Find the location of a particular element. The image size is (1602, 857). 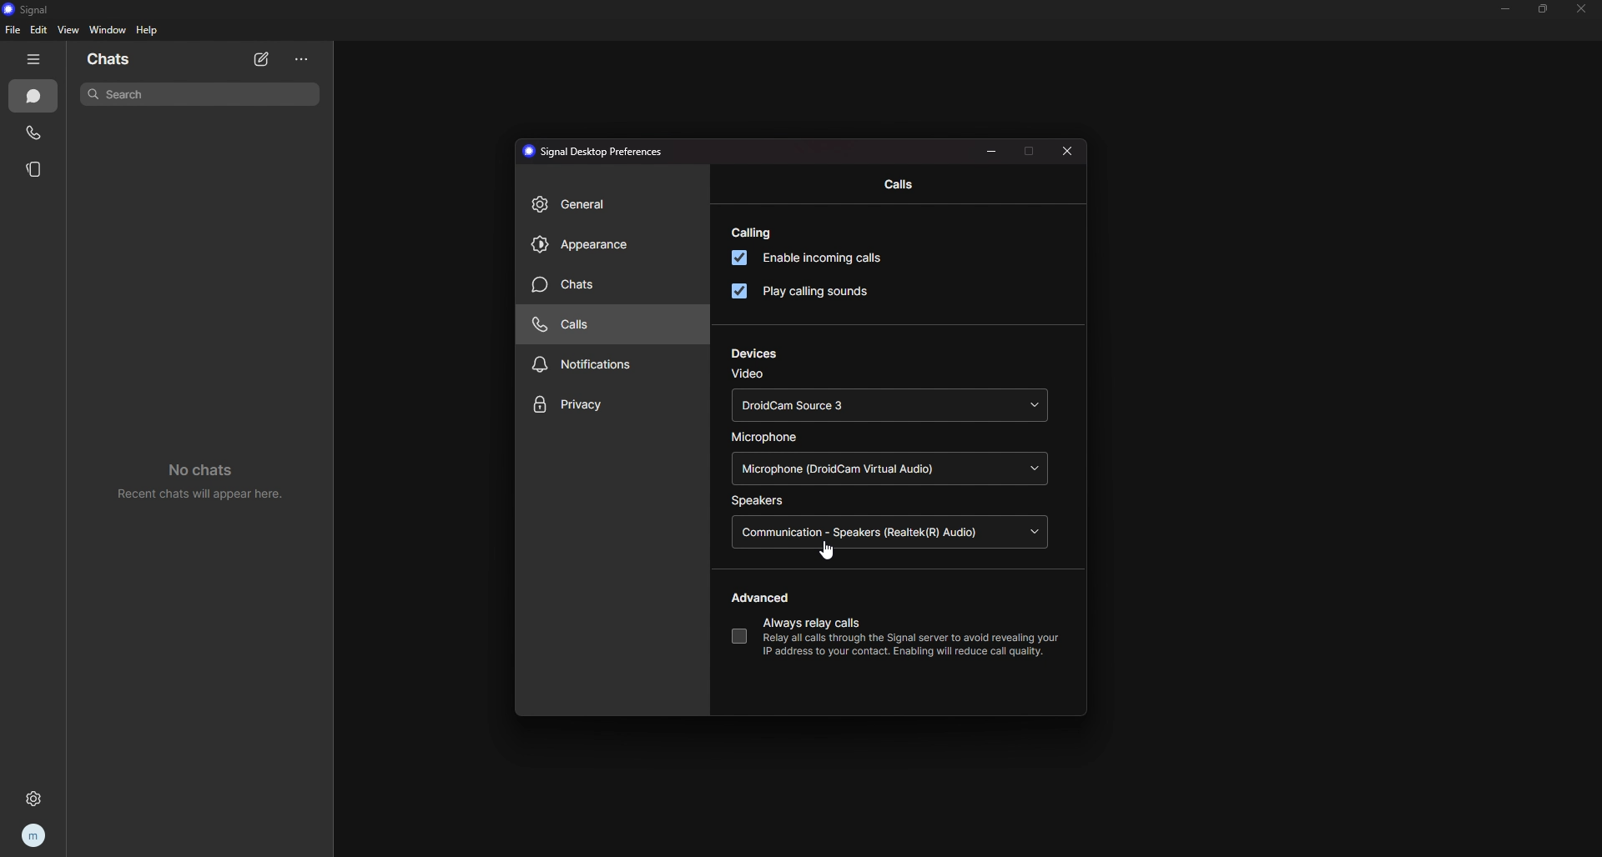

video source is located at coordinates (888, 404).